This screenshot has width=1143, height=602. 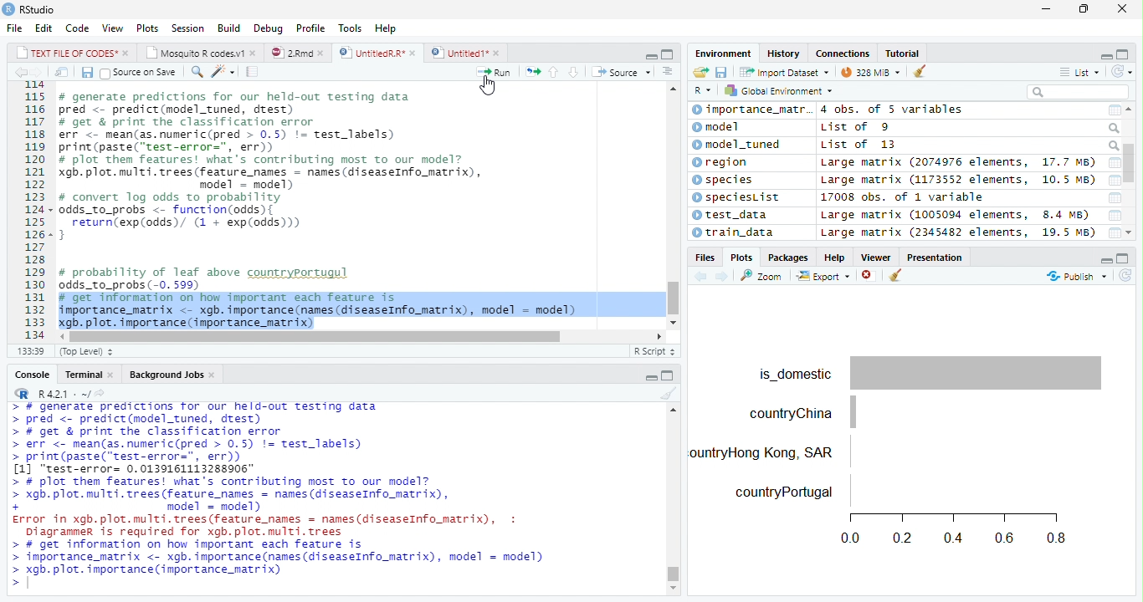 I want to click on Environment, so click(x=719, y=53).